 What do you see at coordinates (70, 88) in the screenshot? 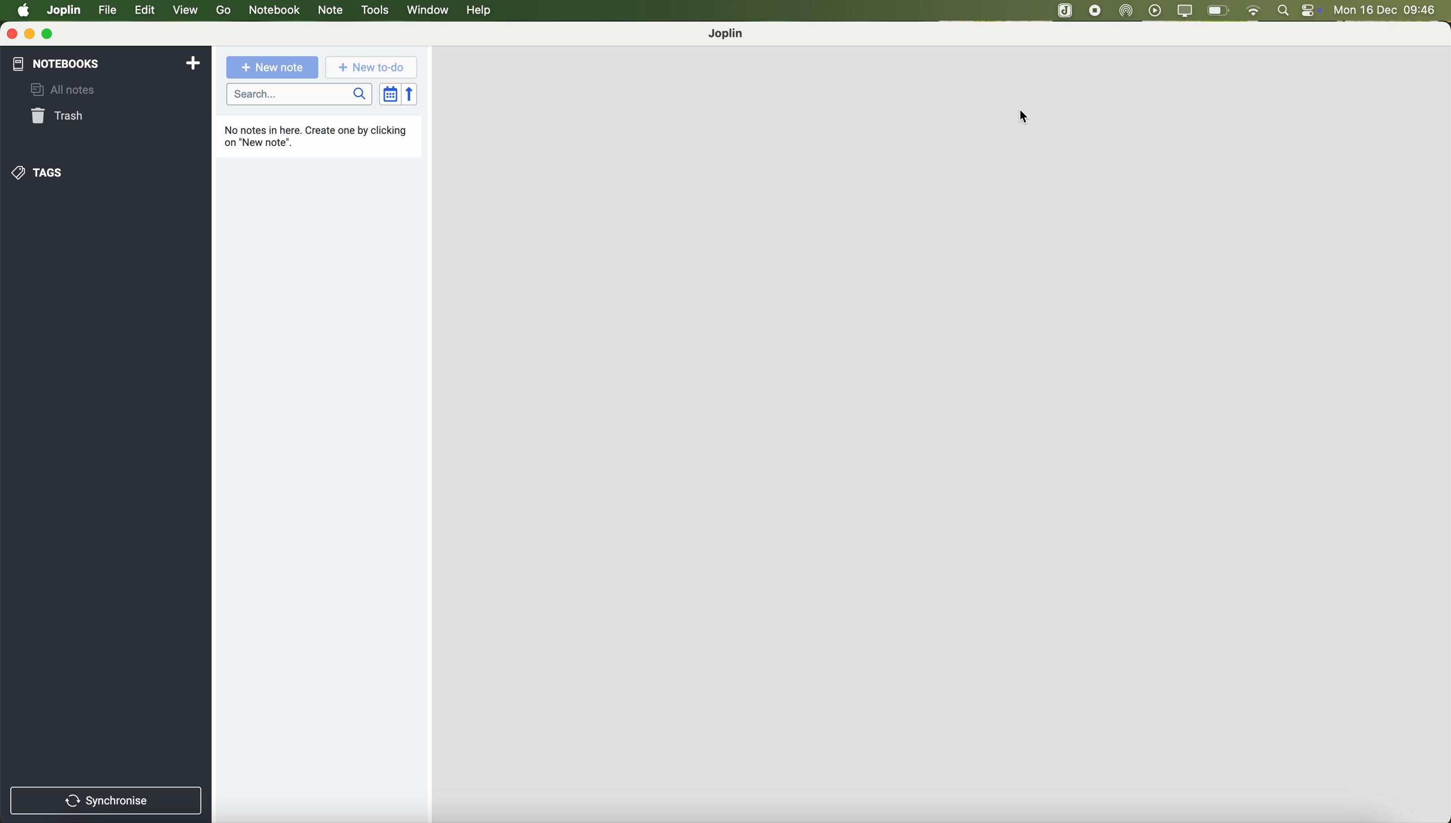
I see `all notes` at bounding box center [70, 88].